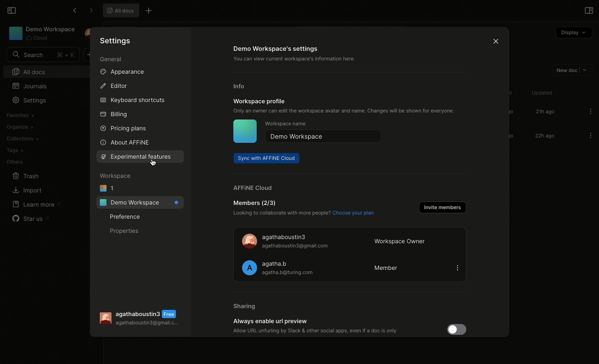 The width and height of the screenshot is (599, 364). What do you see at coordinates (591, 111) in the screenshot?
I see `Options` at bounding box center [591, 111].